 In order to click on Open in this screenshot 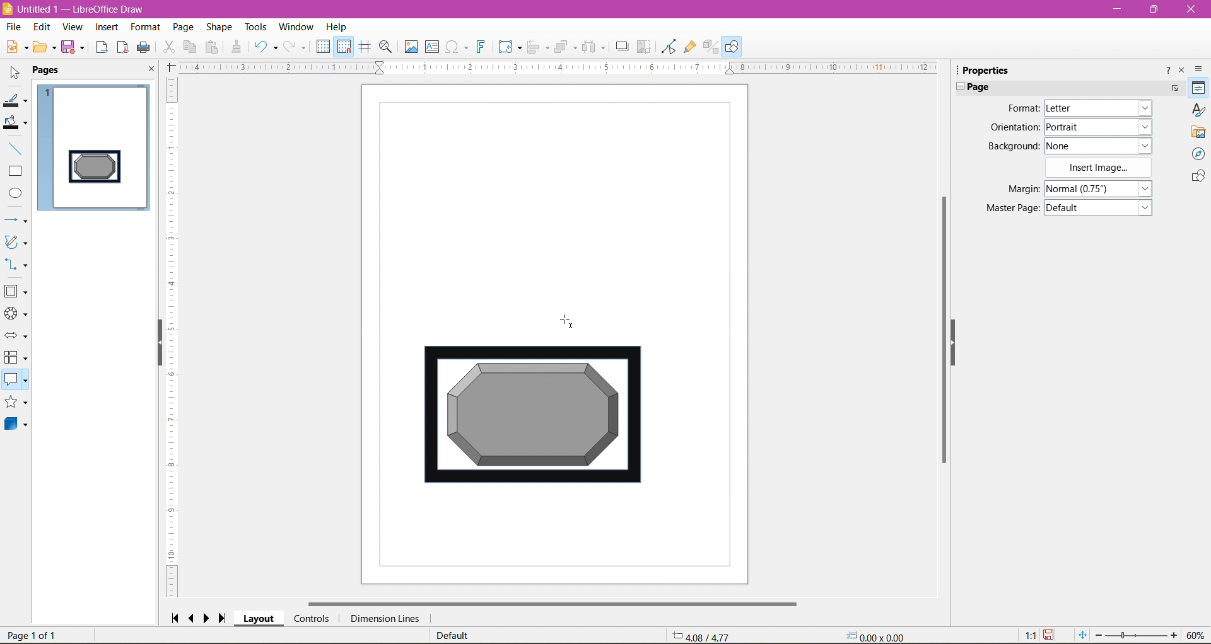, I will do `click(45, 49)`.